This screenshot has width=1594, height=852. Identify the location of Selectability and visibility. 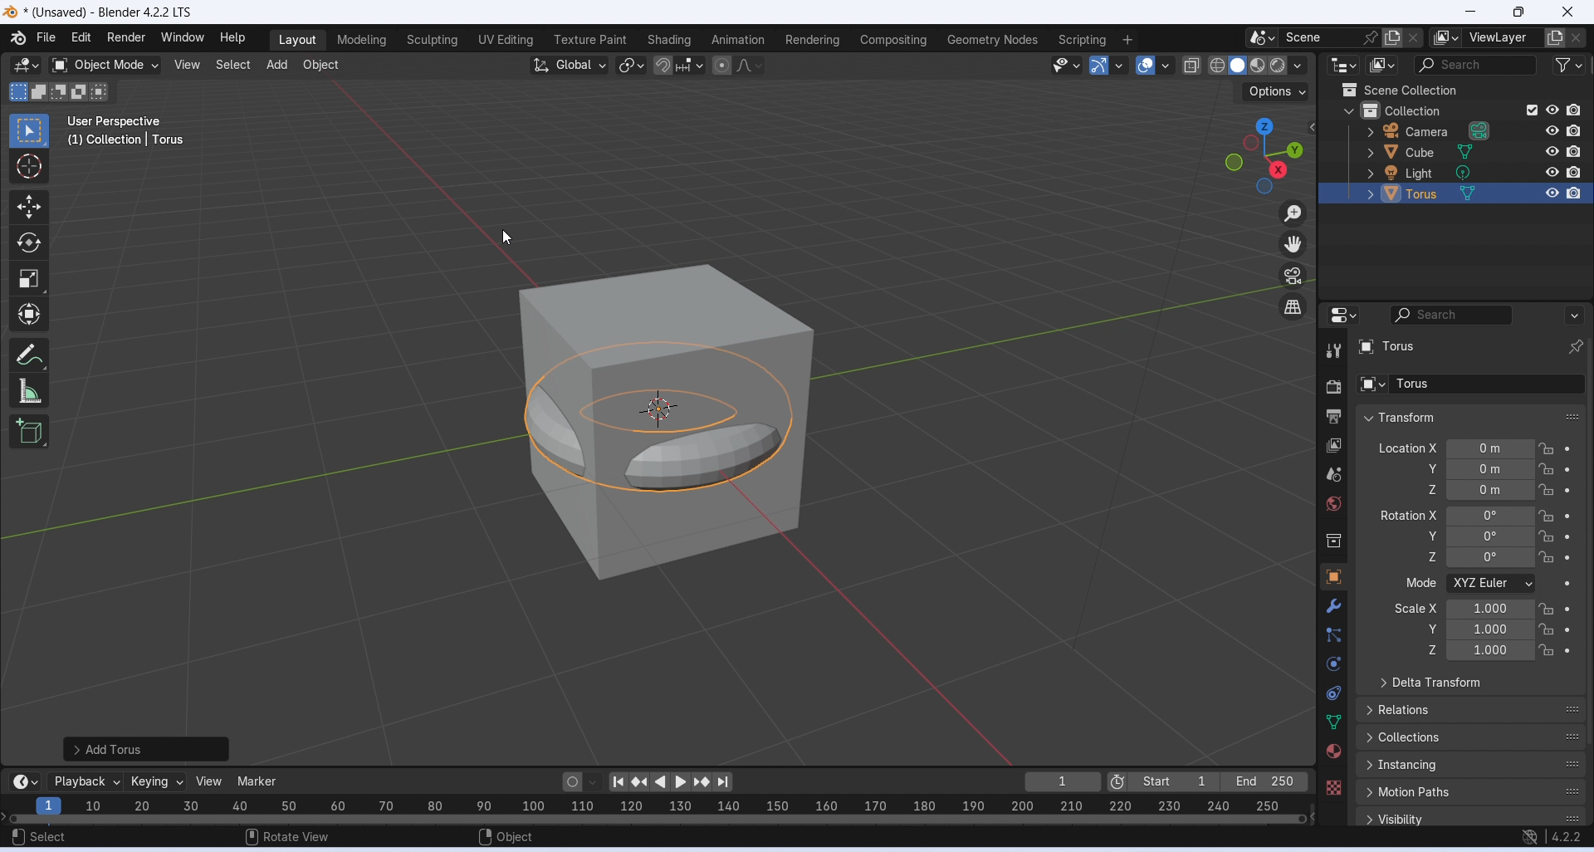
(1066, 63).